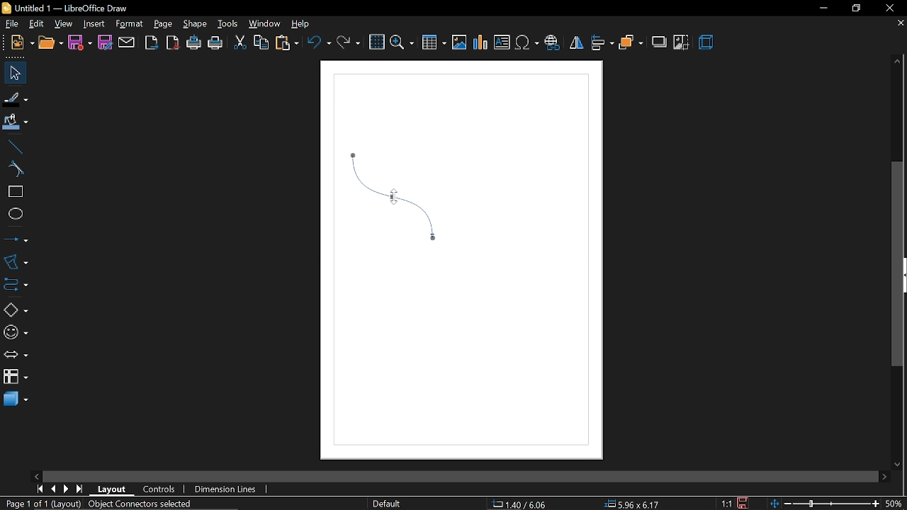  What do you see at coordinates (402, 42) in the screenshot?
I see `zoom` at bounding box center [402, 42].